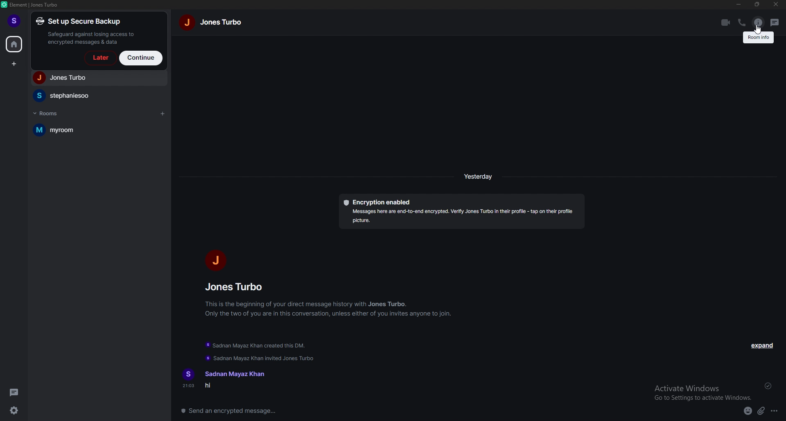 The width and height of the screenshot is (786, 421). I want to click on people, so click(98, 96).